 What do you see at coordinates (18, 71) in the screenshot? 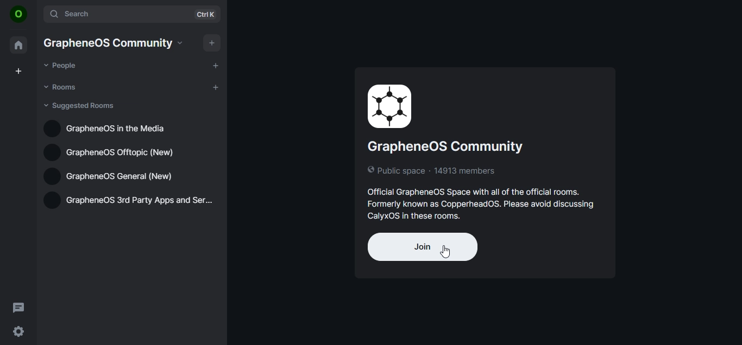
I see `create a space` at bounding box center [18, 71].